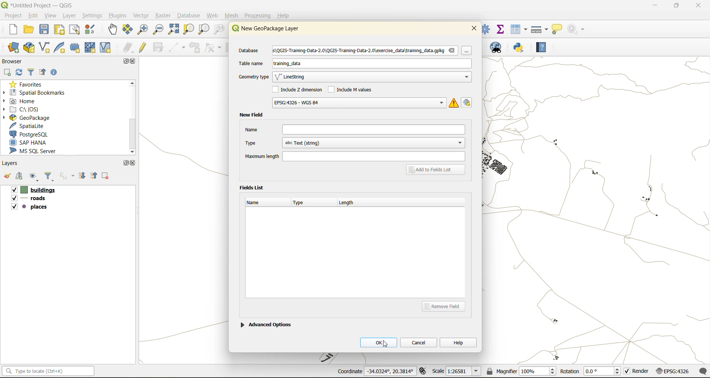  What do you see at coordinates (694, 6) in the screenshot?
I see `close` at bounding box center [694, 6].